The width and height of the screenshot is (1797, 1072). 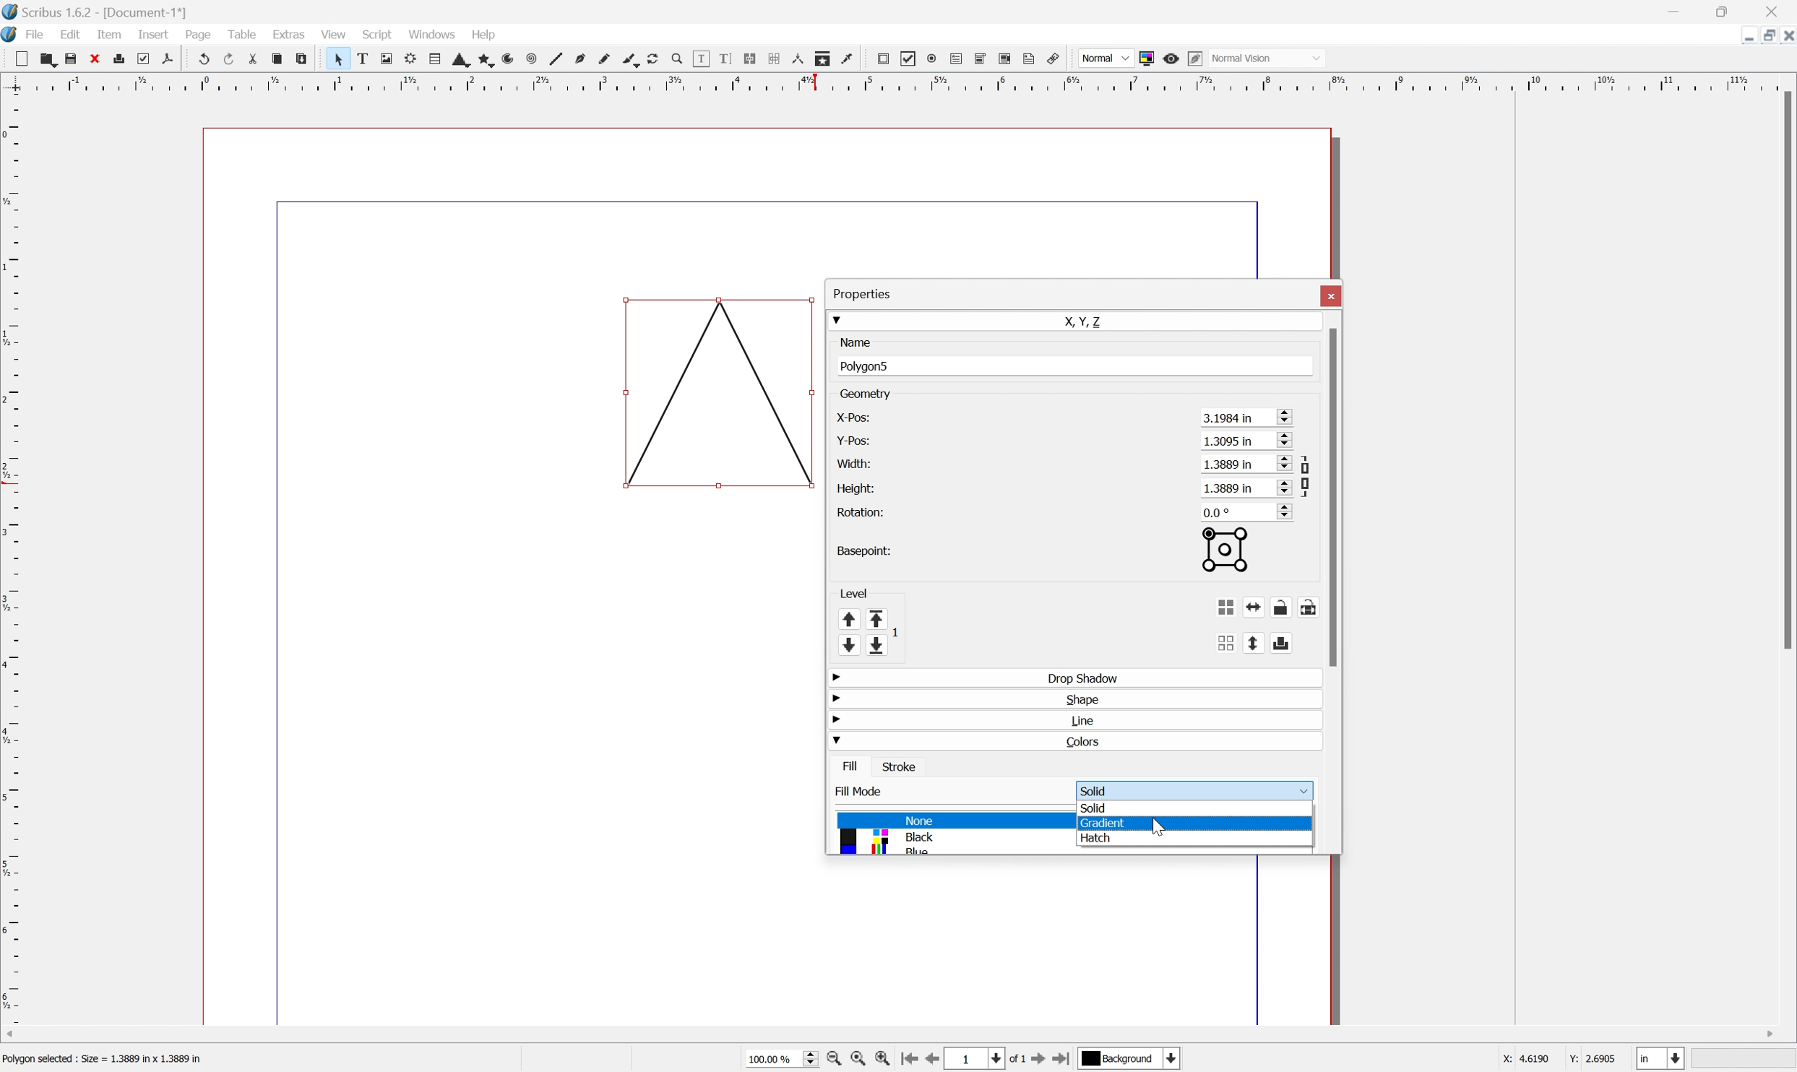 What do you see at coordinates (837, 319) in the screenshot?
I see `Drop Down` at bounding box center [837, 319].